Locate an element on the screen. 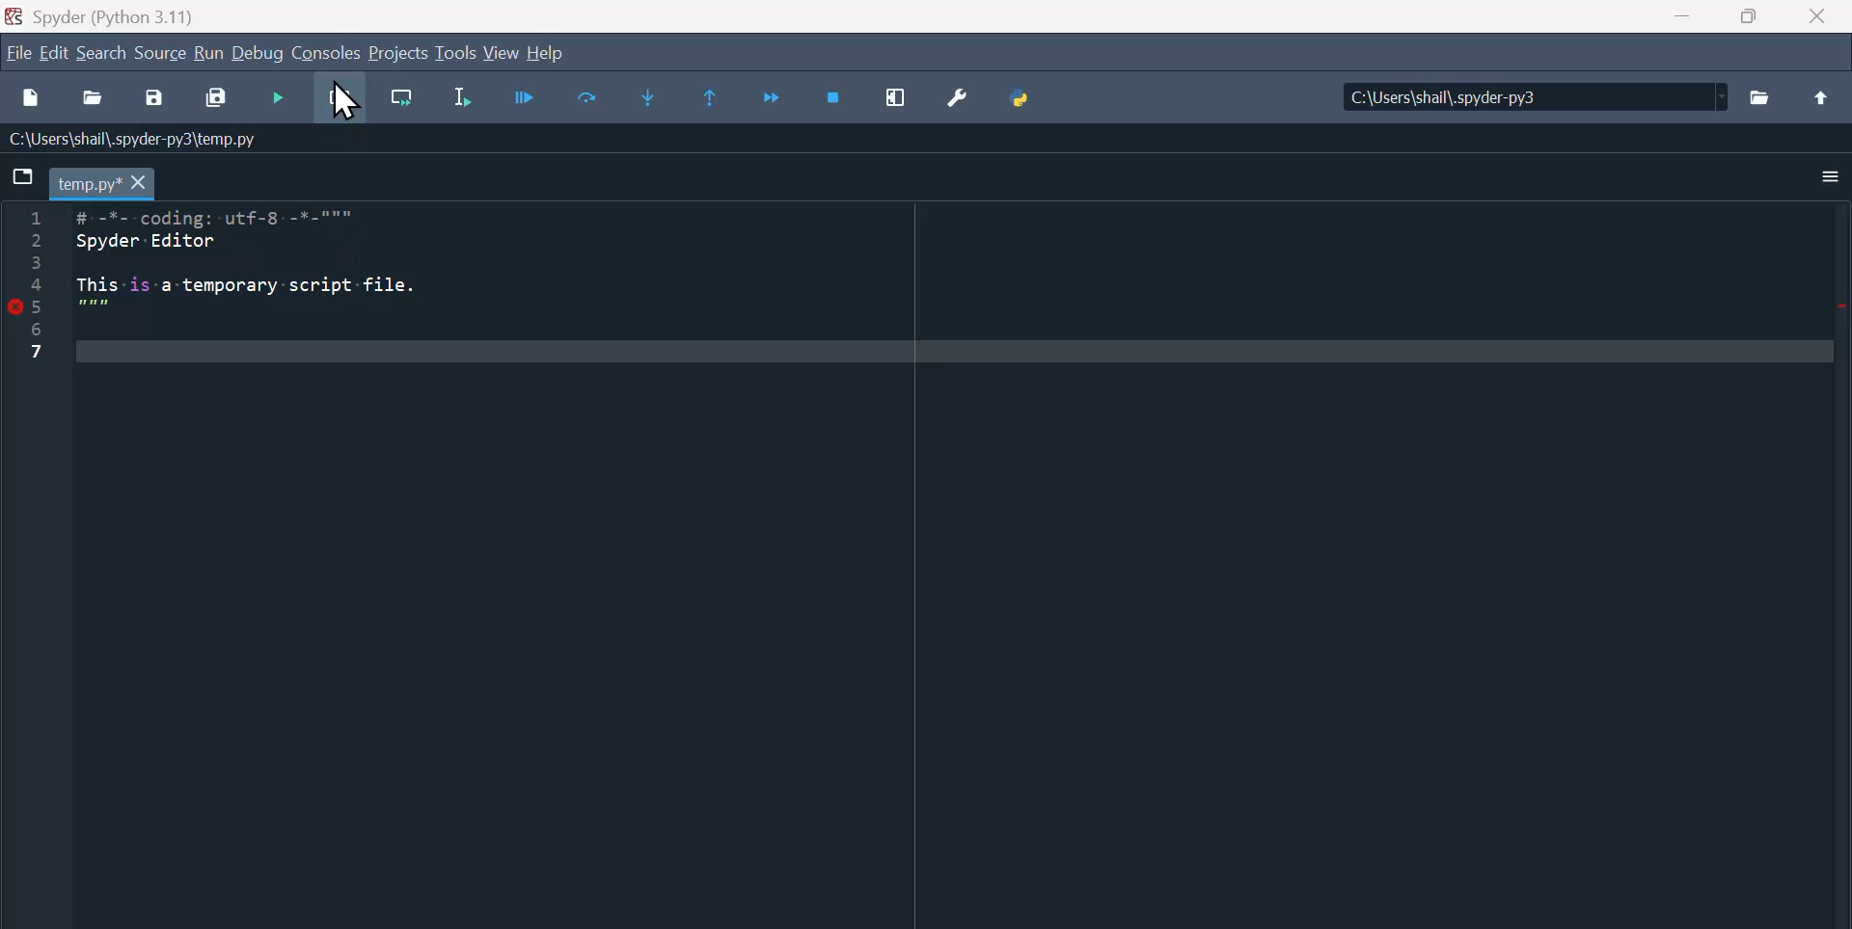 This screenshot has height=929, width=1852. Stop debugging is located at coordinates (834, 96).